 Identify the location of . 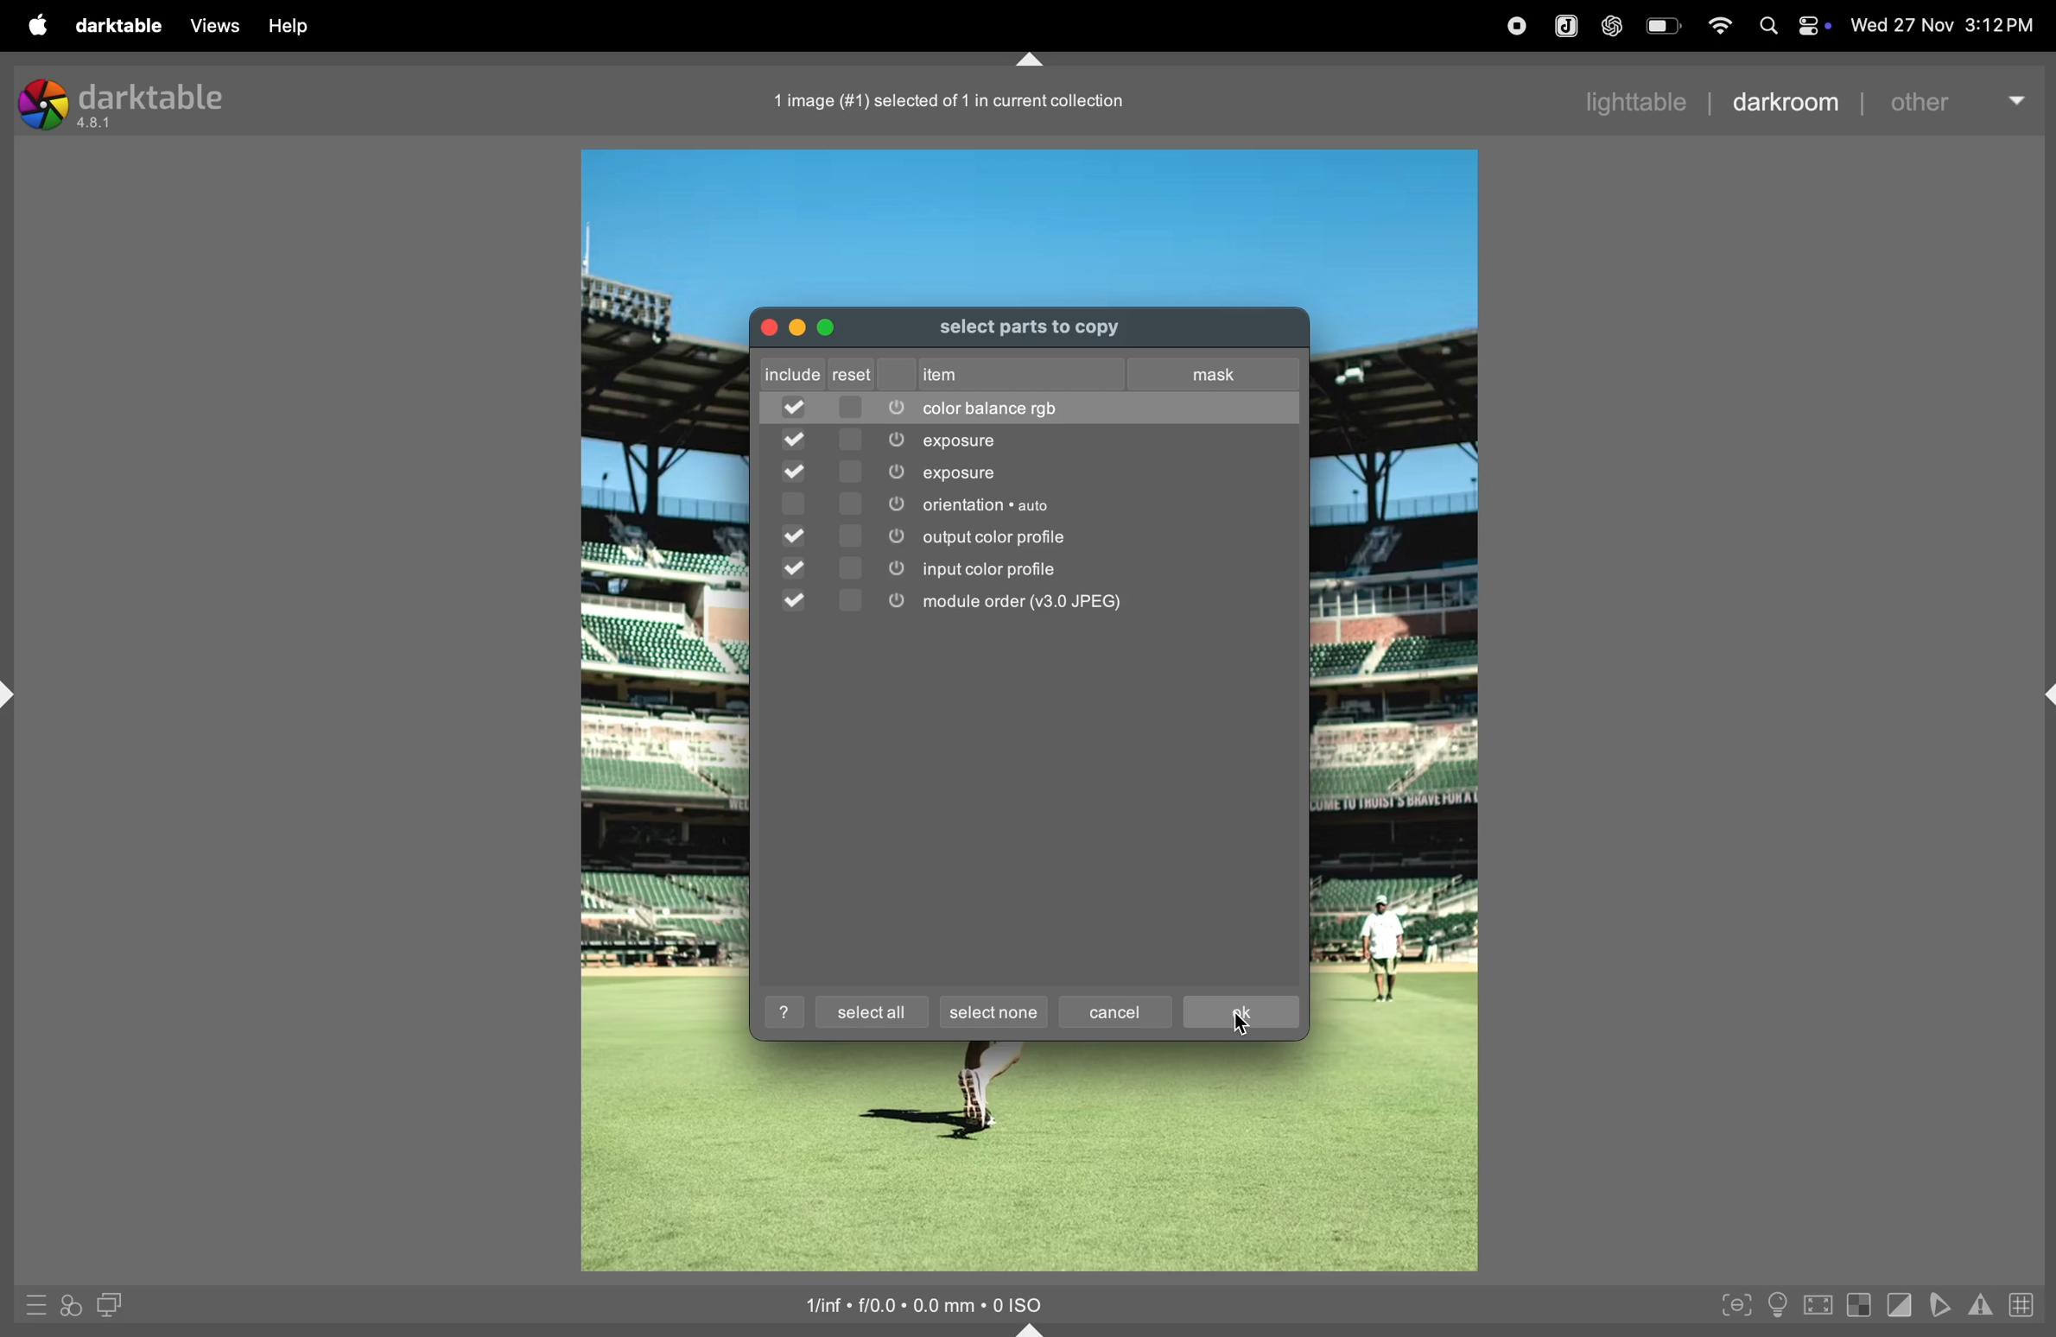
(44, 27).